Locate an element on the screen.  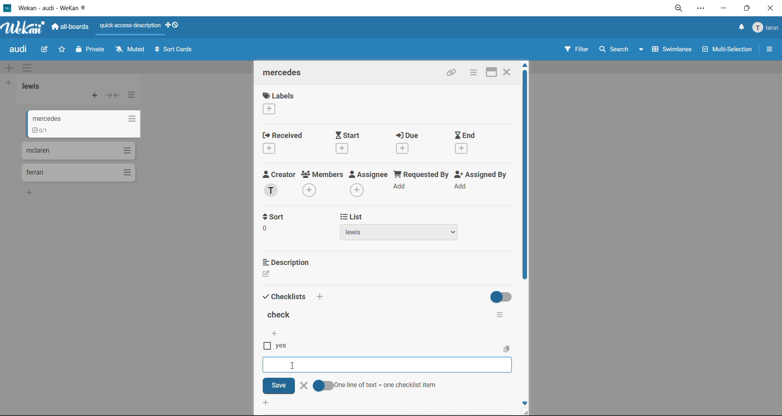
one line of text = one checklist item is located at coordinates (375, 385).